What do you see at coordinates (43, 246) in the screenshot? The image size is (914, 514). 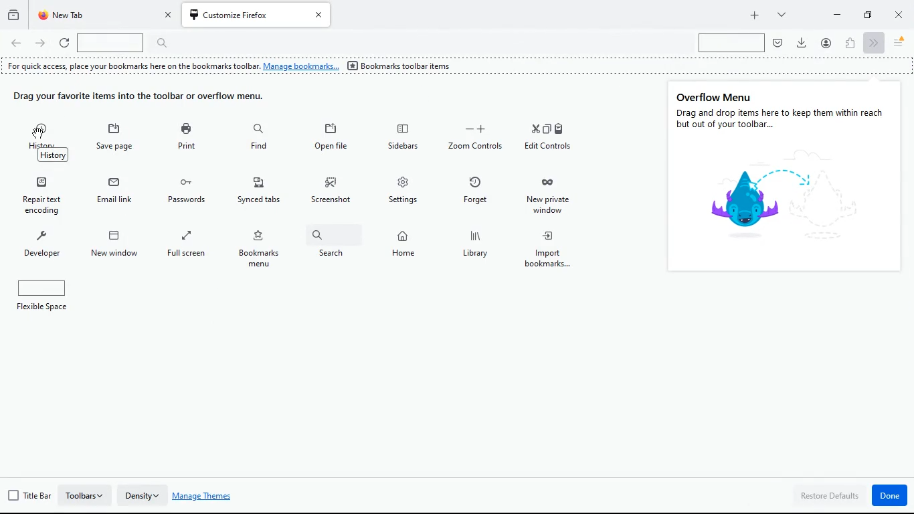 I see `developer` at bounding box center [43, 246].